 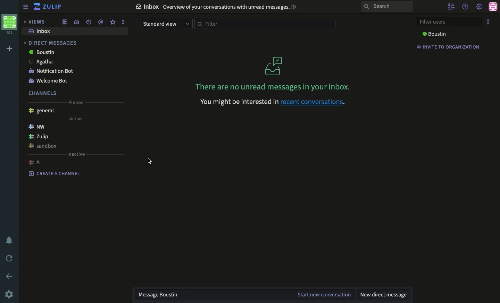 What do you see at coordinates (447, 46) in the screenshot?
I see `invite to organization` at bounding box center [447, 46].